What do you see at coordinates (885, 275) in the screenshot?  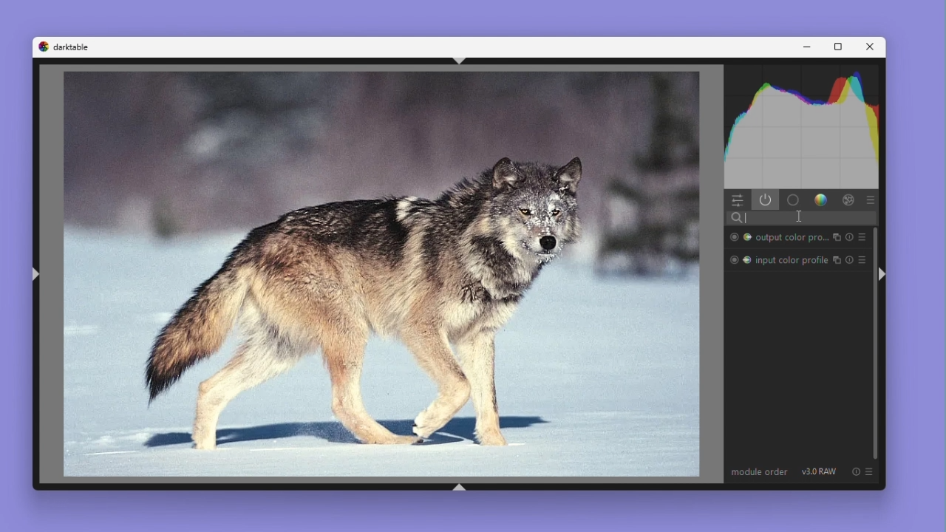 I see `shift+ctrl+r` at bounding box center [885, 275].